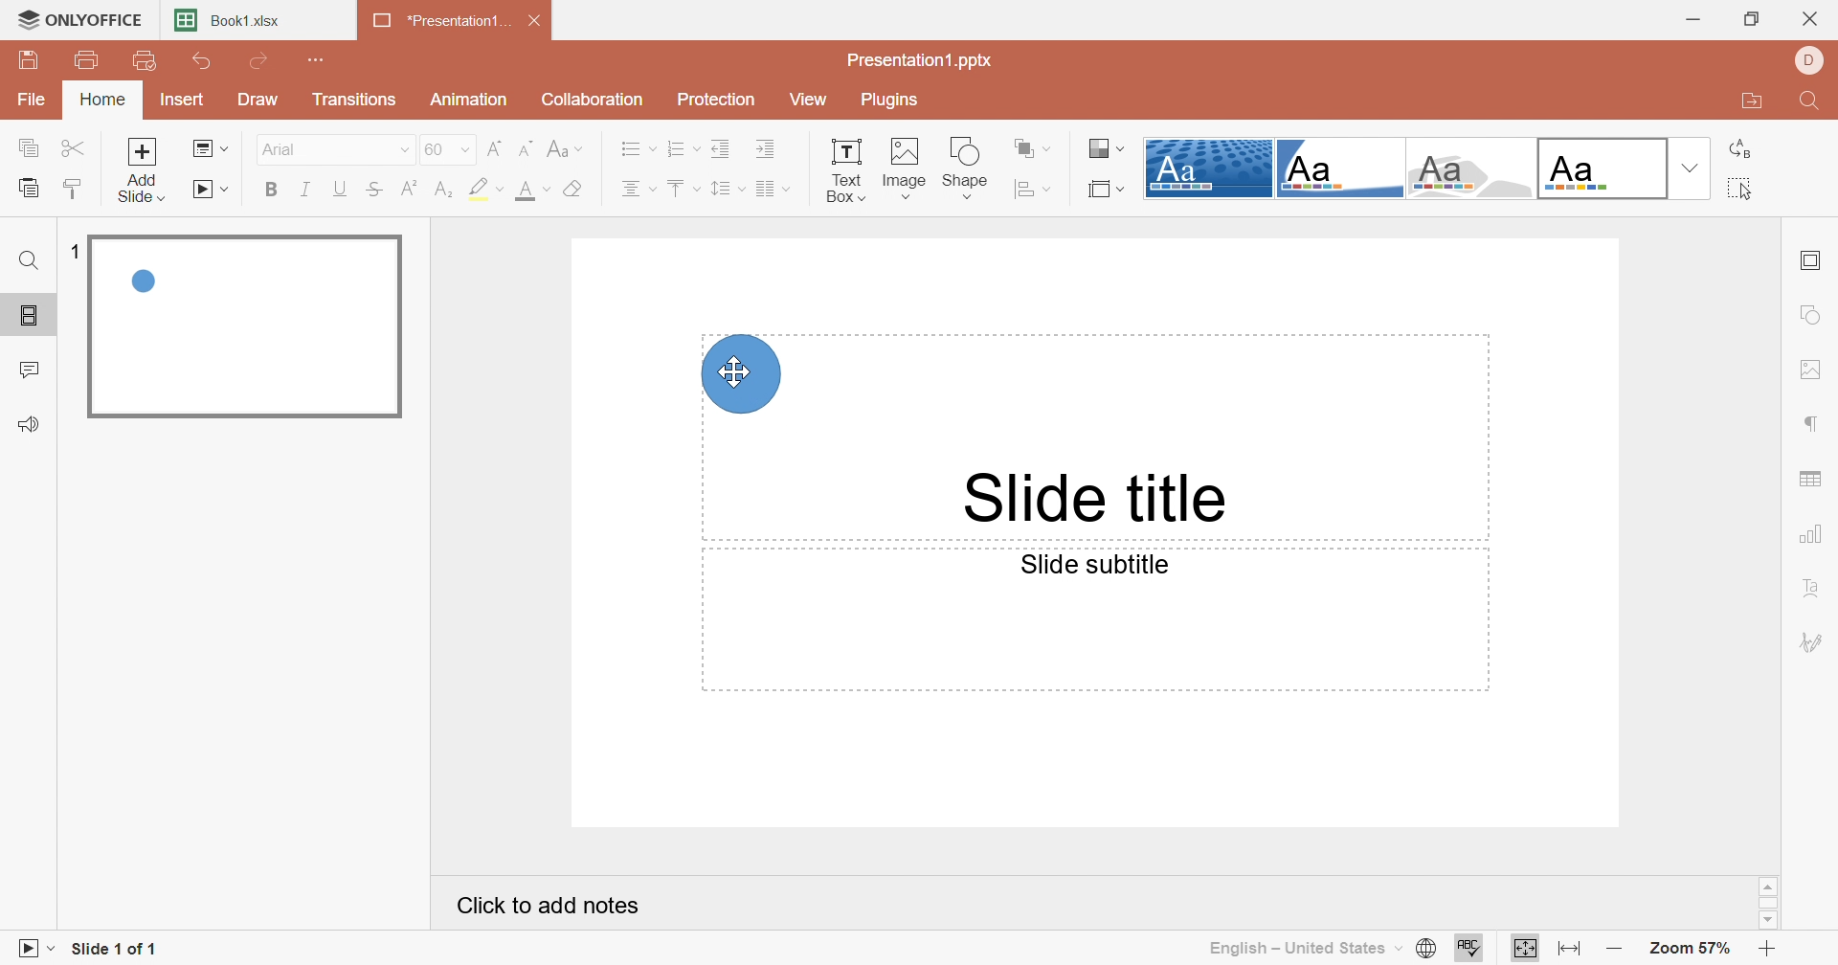 This screenshot has width=1838, height=965. What do you see at coordinates (1820, 592) in the screenshot?
I see `Text art settings` at bounding box center [1820, 592].